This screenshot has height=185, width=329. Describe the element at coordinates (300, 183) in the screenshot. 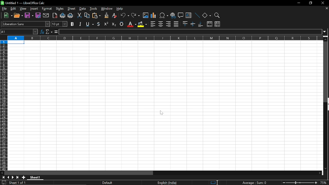

I see `change zoom` at that location.